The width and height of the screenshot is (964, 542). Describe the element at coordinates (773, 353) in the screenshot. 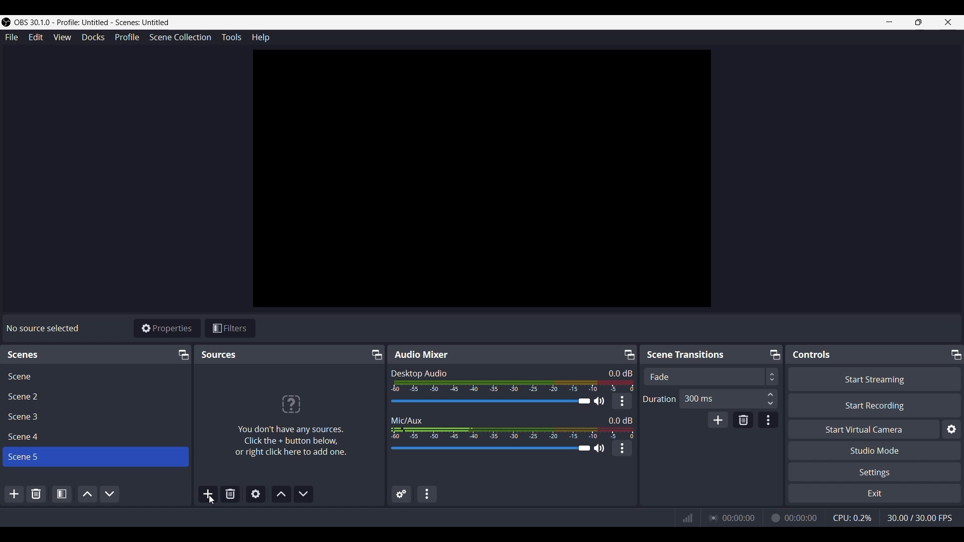

I see `Maximize` at that location.